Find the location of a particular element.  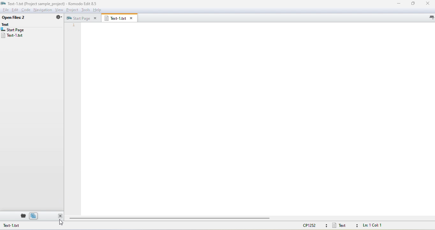

text-1.txt is located at coordinates (16, 36).